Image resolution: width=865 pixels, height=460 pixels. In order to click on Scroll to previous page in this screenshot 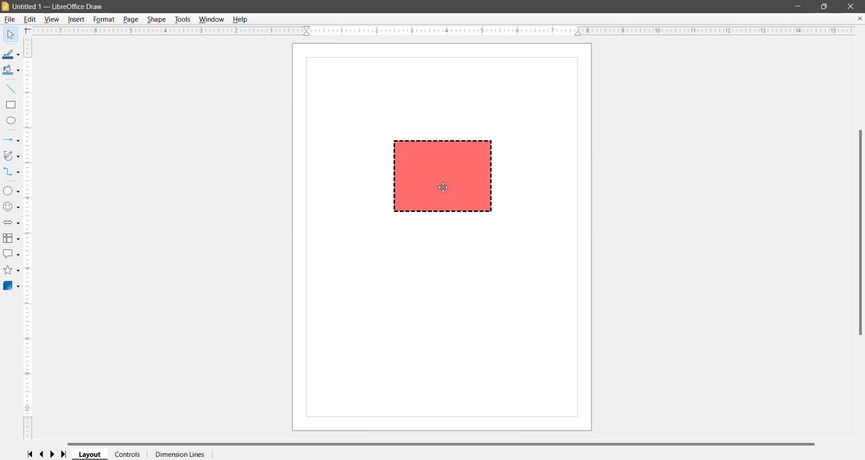, I will do `click(42, 455)`.